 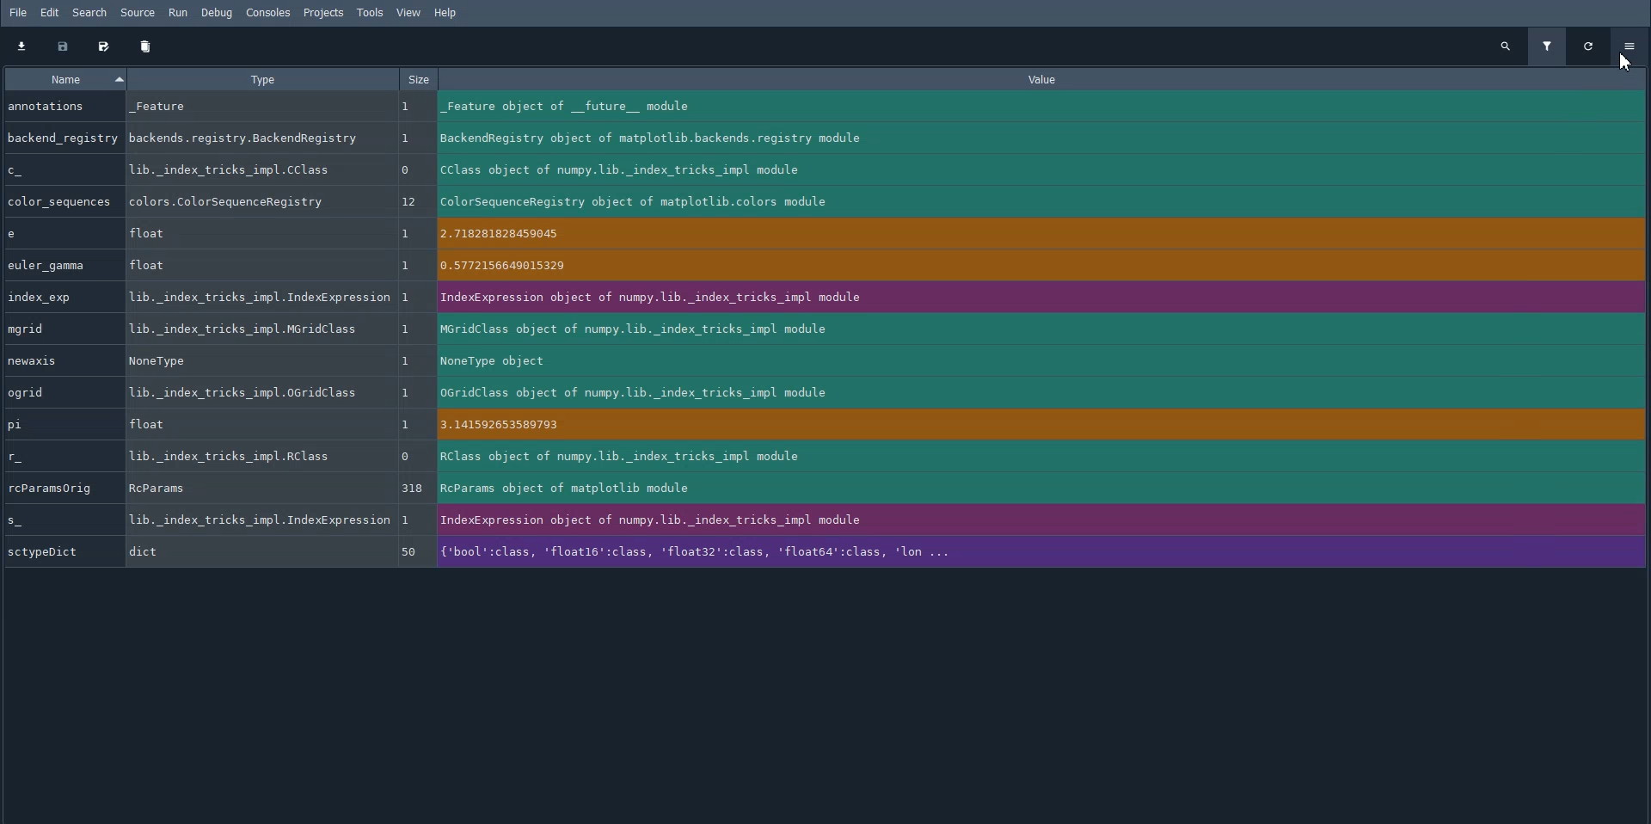 I want to click on 0, so click(x=409, y=457).